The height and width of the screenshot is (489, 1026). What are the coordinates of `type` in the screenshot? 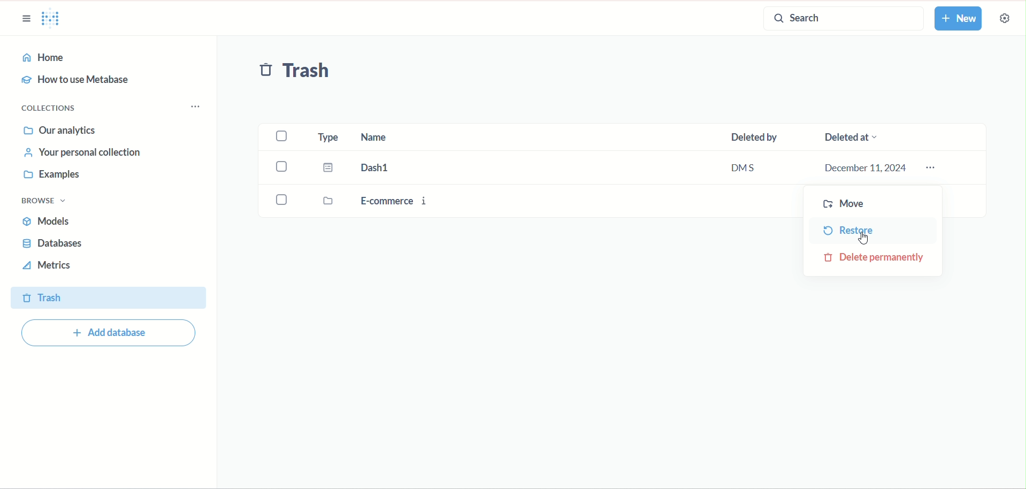 It's located at (328, 137).